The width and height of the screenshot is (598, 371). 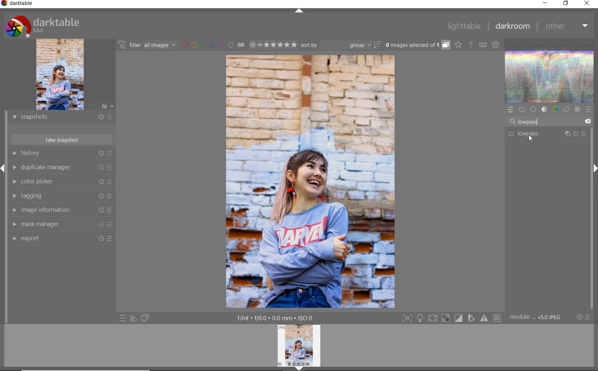 I want to click on scrollbar, so click(x=592, y=191).